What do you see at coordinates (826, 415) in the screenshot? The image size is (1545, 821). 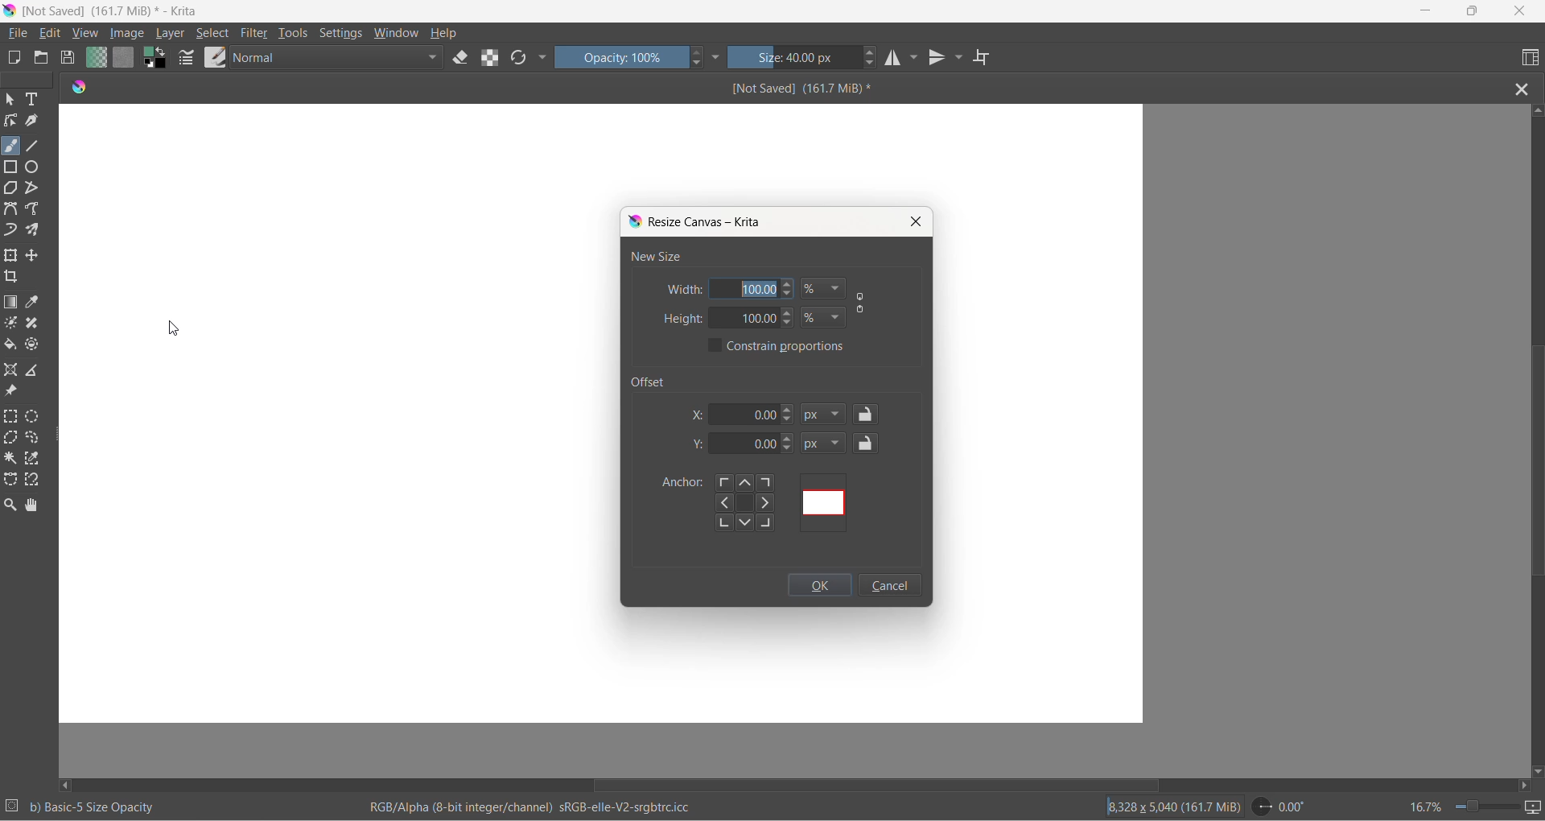 I see `x-axis value type` at bounding box center [826, 415].